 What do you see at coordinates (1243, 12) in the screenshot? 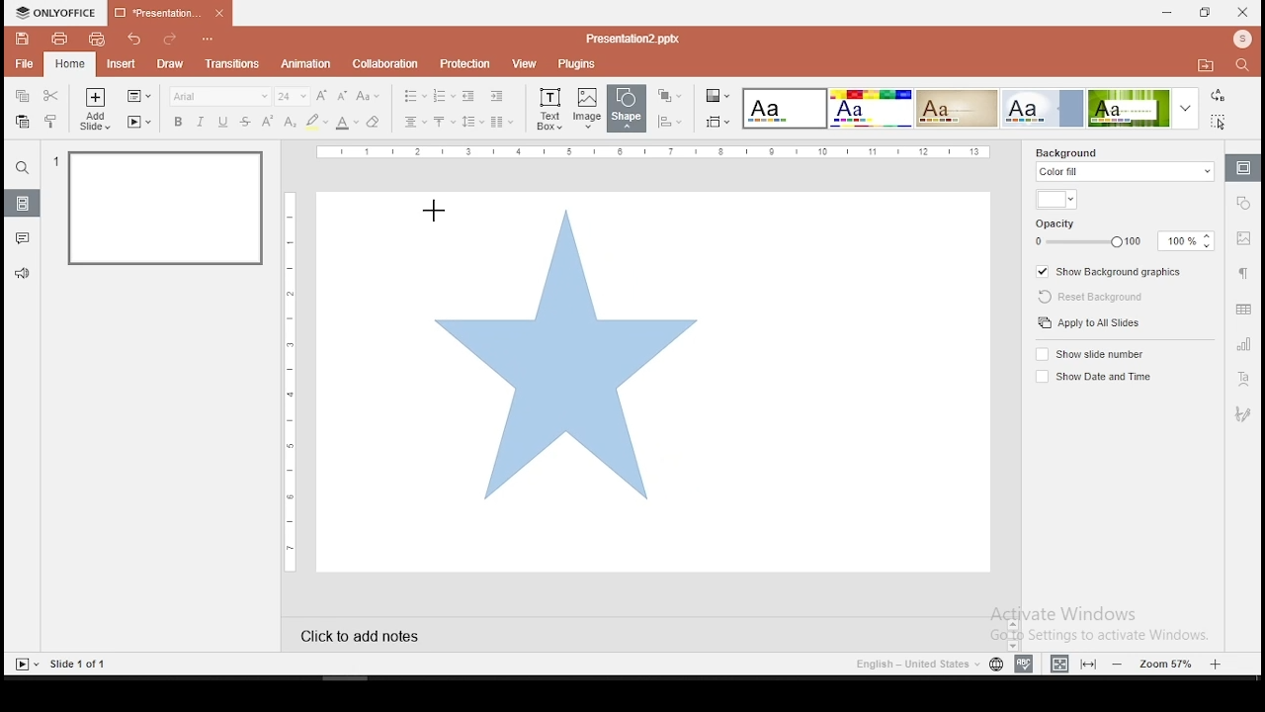
I see `close window` at bounding box center [1243, 12].